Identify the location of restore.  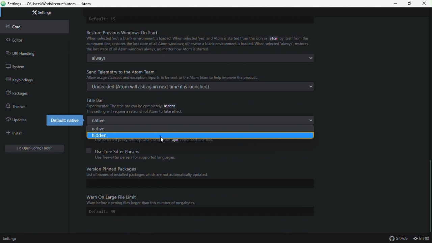
(410, 4).